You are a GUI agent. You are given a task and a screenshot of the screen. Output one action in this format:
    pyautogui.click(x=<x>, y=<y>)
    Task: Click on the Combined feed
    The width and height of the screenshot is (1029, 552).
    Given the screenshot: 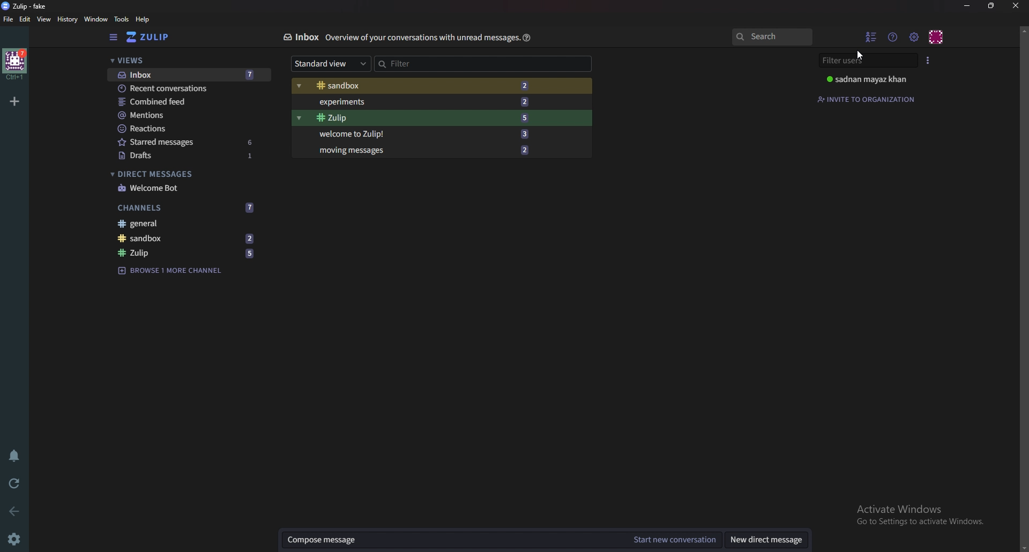 What is the action you would take?
    pyautogui.click(x=190, y=101)
    